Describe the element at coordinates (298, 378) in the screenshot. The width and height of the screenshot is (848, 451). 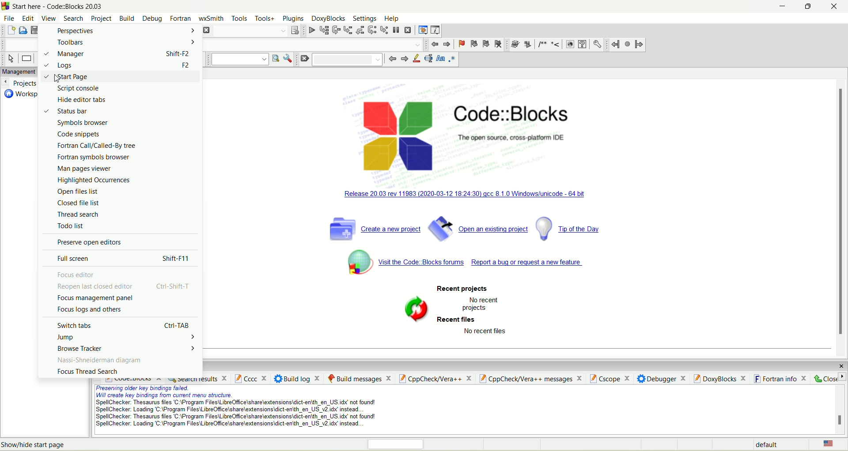
I see `build log` at that location.